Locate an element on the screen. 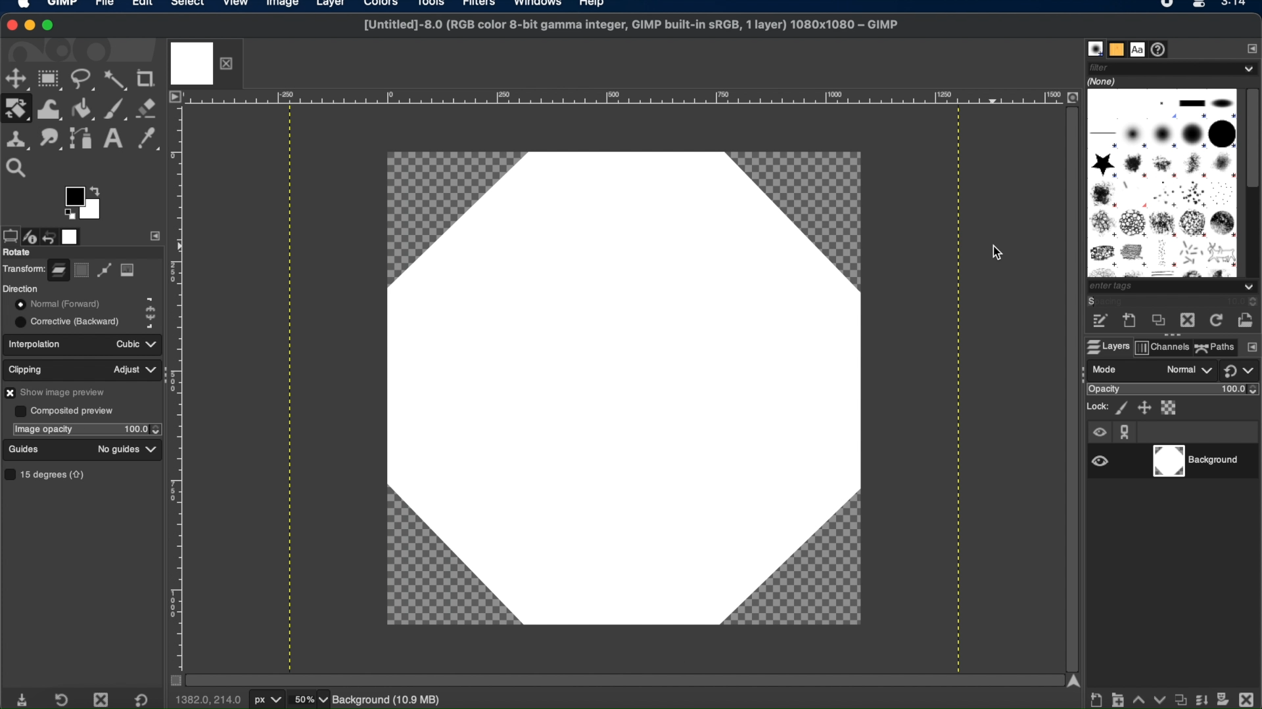  scroll box is located at coordinates (1253, 140).